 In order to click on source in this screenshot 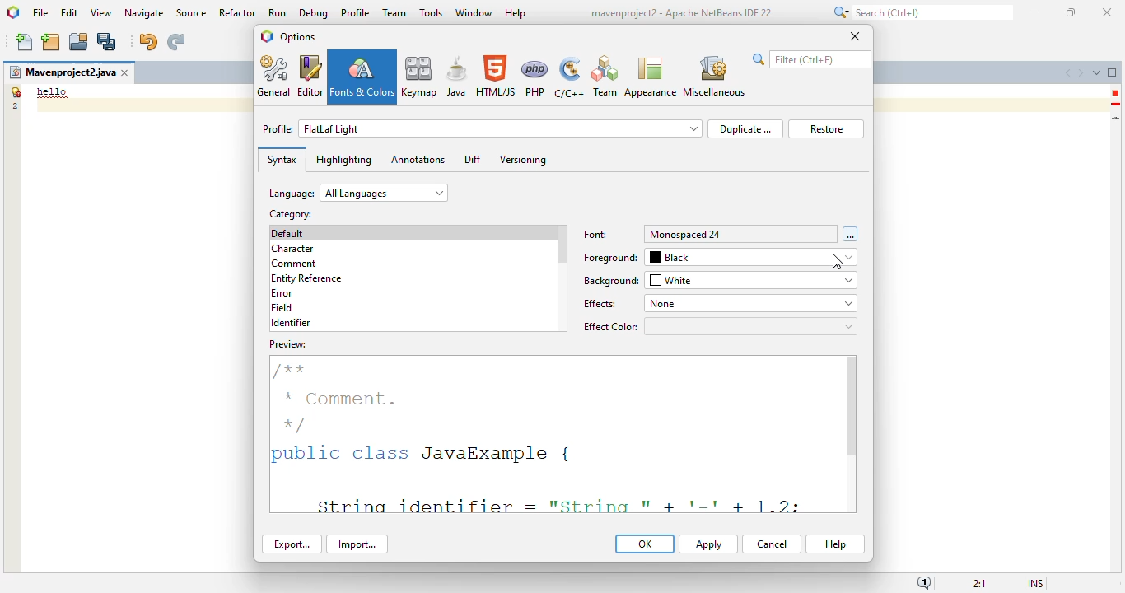, I will do `click(191, 13)`.